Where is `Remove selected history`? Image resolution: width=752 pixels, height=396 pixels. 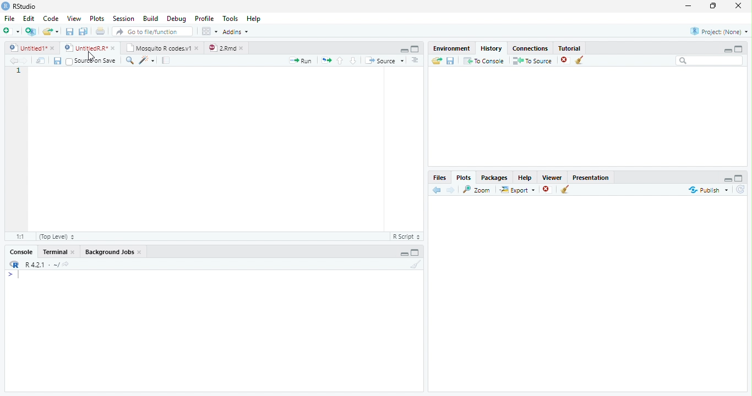
Remove selected history is located at coordinates (564, 60).